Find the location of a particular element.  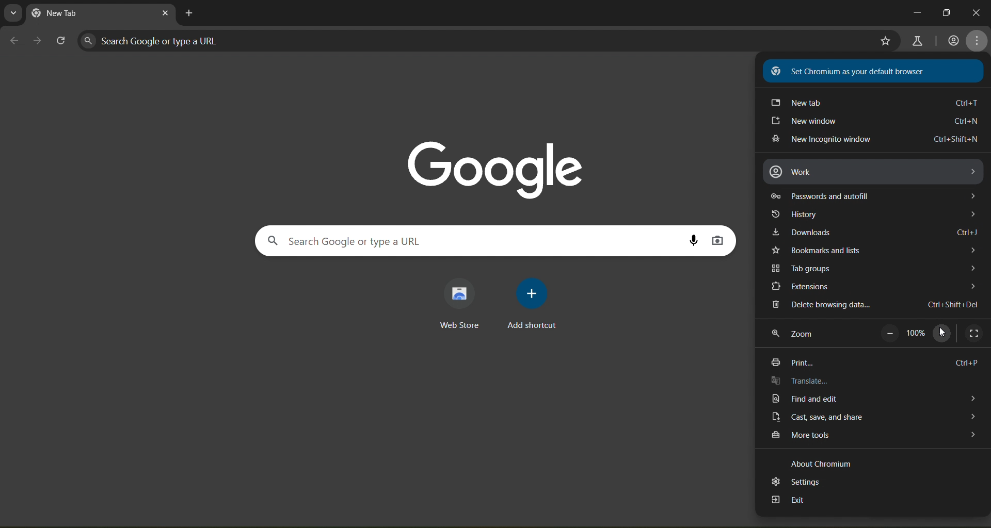

cast, save and share is located at coordinates (874, 416).